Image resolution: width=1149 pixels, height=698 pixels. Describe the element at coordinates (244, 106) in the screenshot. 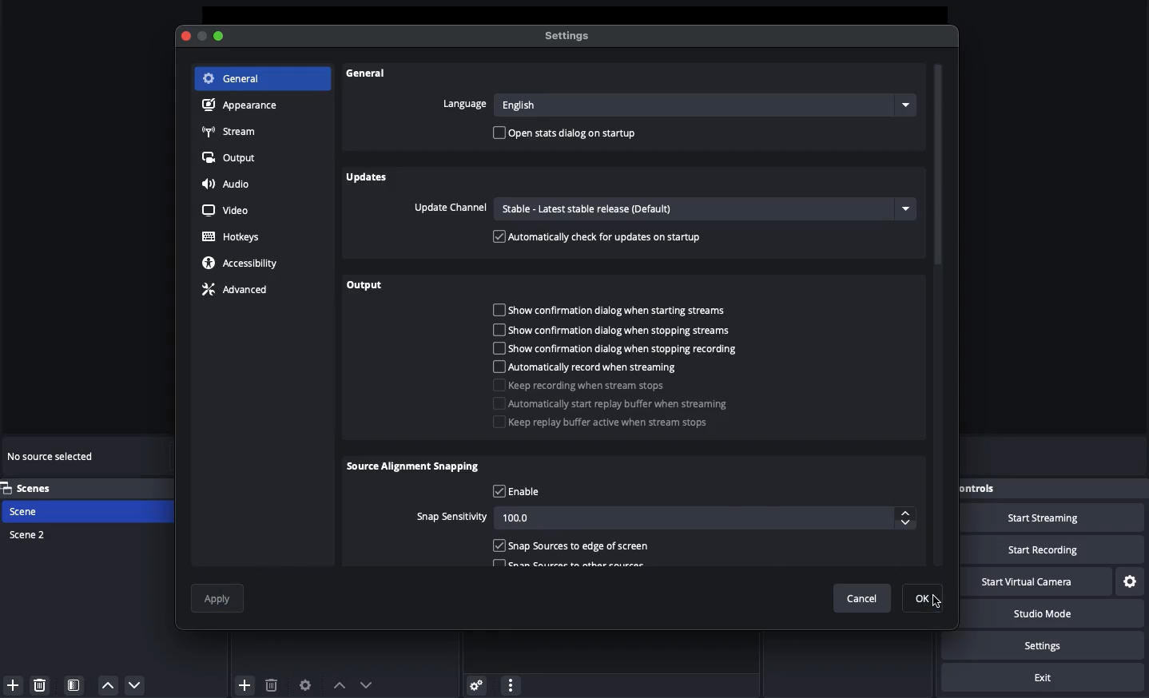

I see `Appearance ` at that location.